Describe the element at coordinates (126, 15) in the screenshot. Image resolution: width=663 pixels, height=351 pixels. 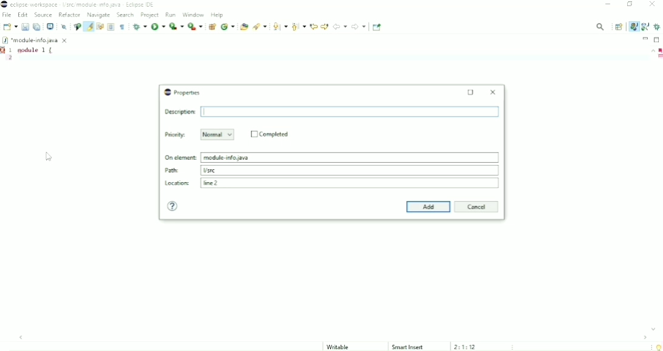
I see `Search` at that location.